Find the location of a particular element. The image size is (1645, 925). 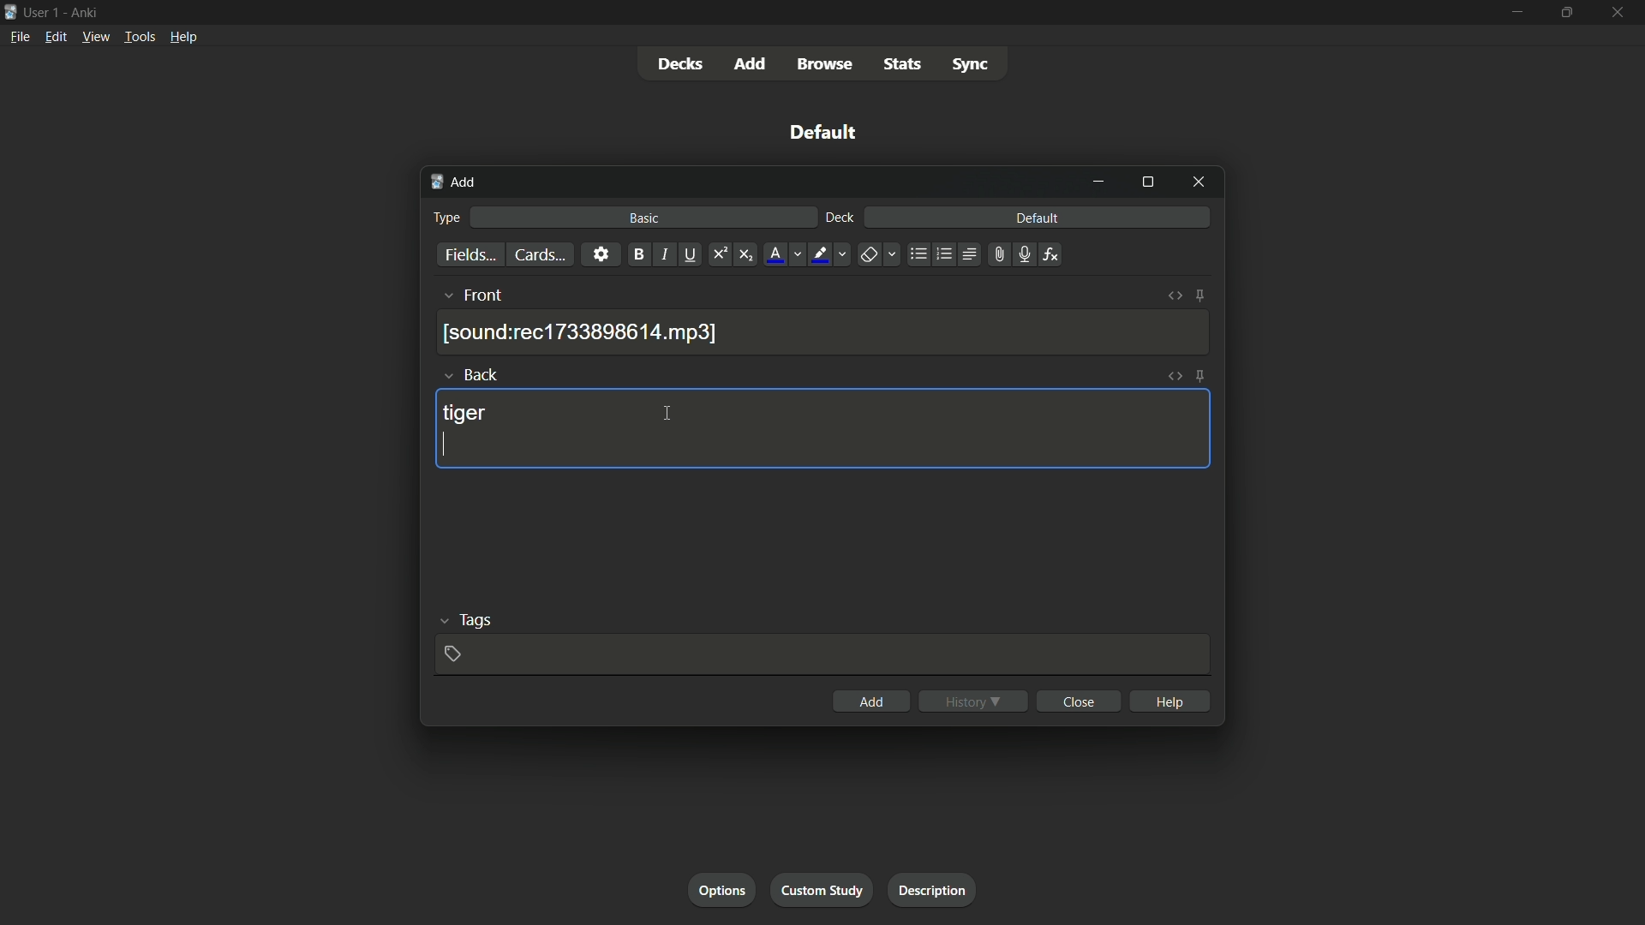

maximize is located at coordinates (1147, 183).